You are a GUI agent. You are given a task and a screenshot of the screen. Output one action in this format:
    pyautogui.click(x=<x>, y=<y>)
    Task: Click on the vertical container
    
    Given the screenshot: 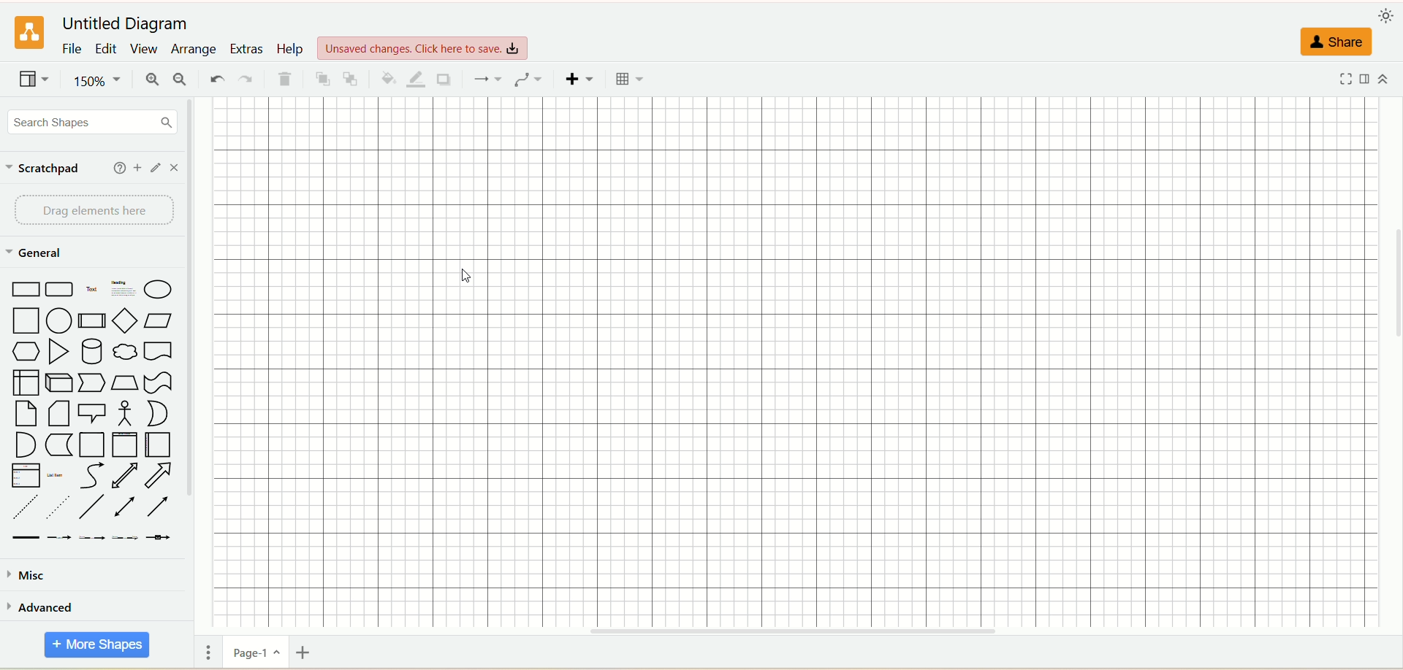 What is the action you would take?
    pyautogui.click(x=126, y=445)
    